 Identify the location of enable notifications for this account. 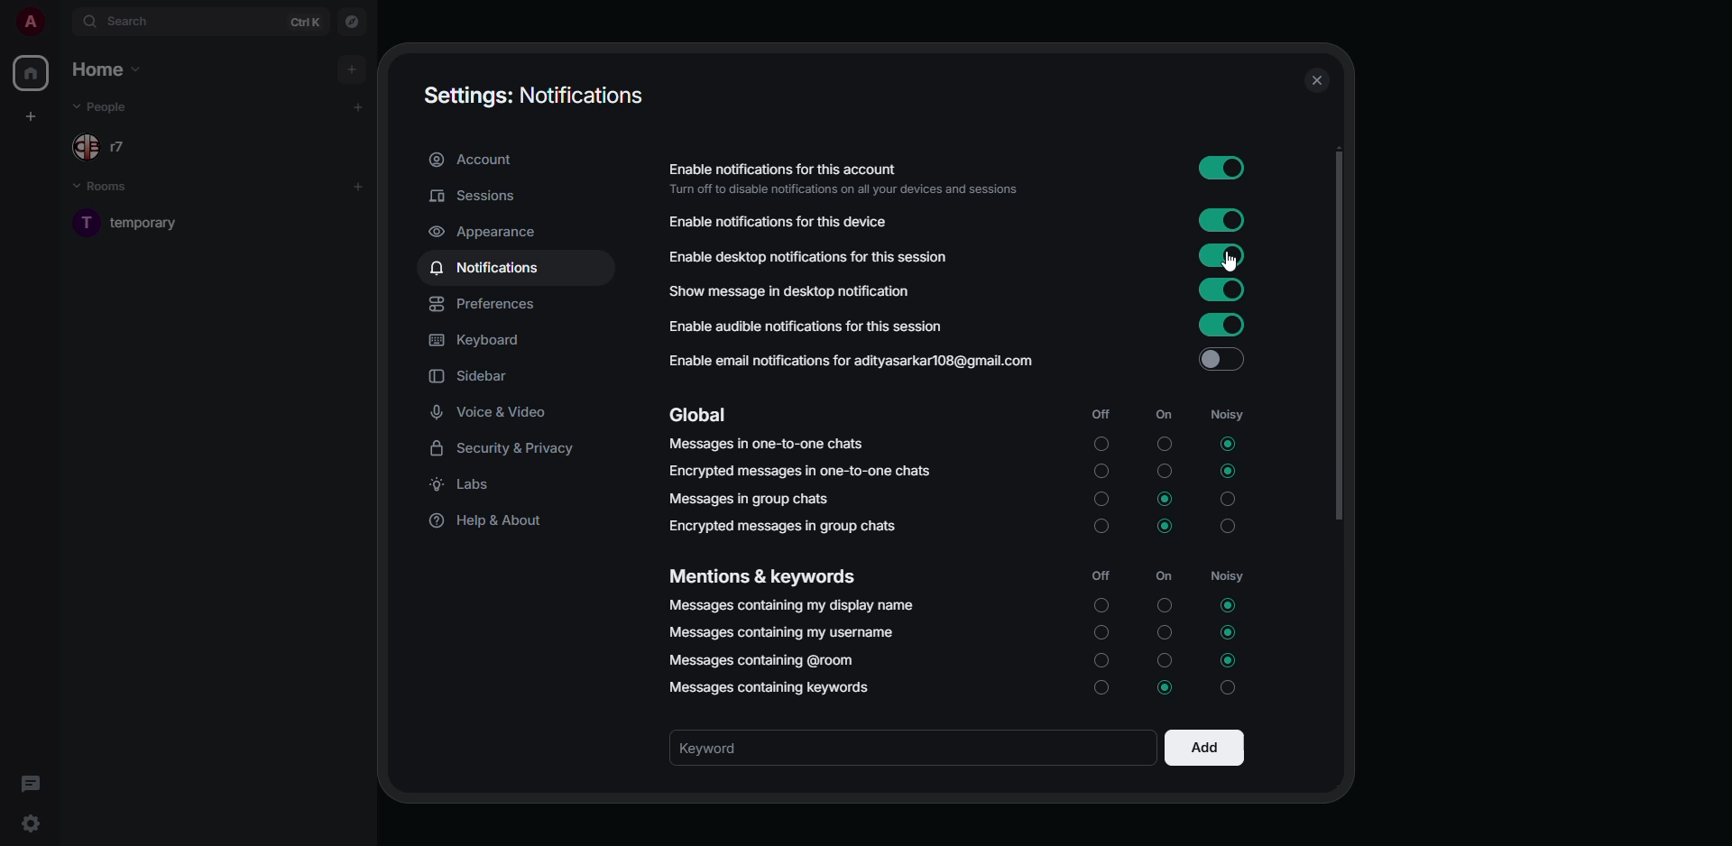
(843, 176).